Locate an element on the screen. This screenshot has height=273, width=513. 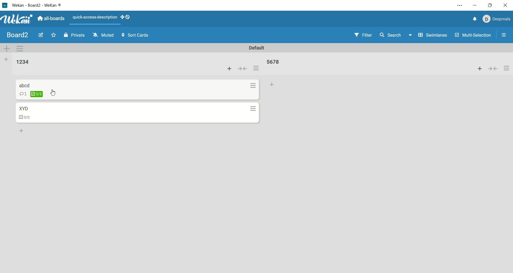
add list is located at coordinates (5, 60).